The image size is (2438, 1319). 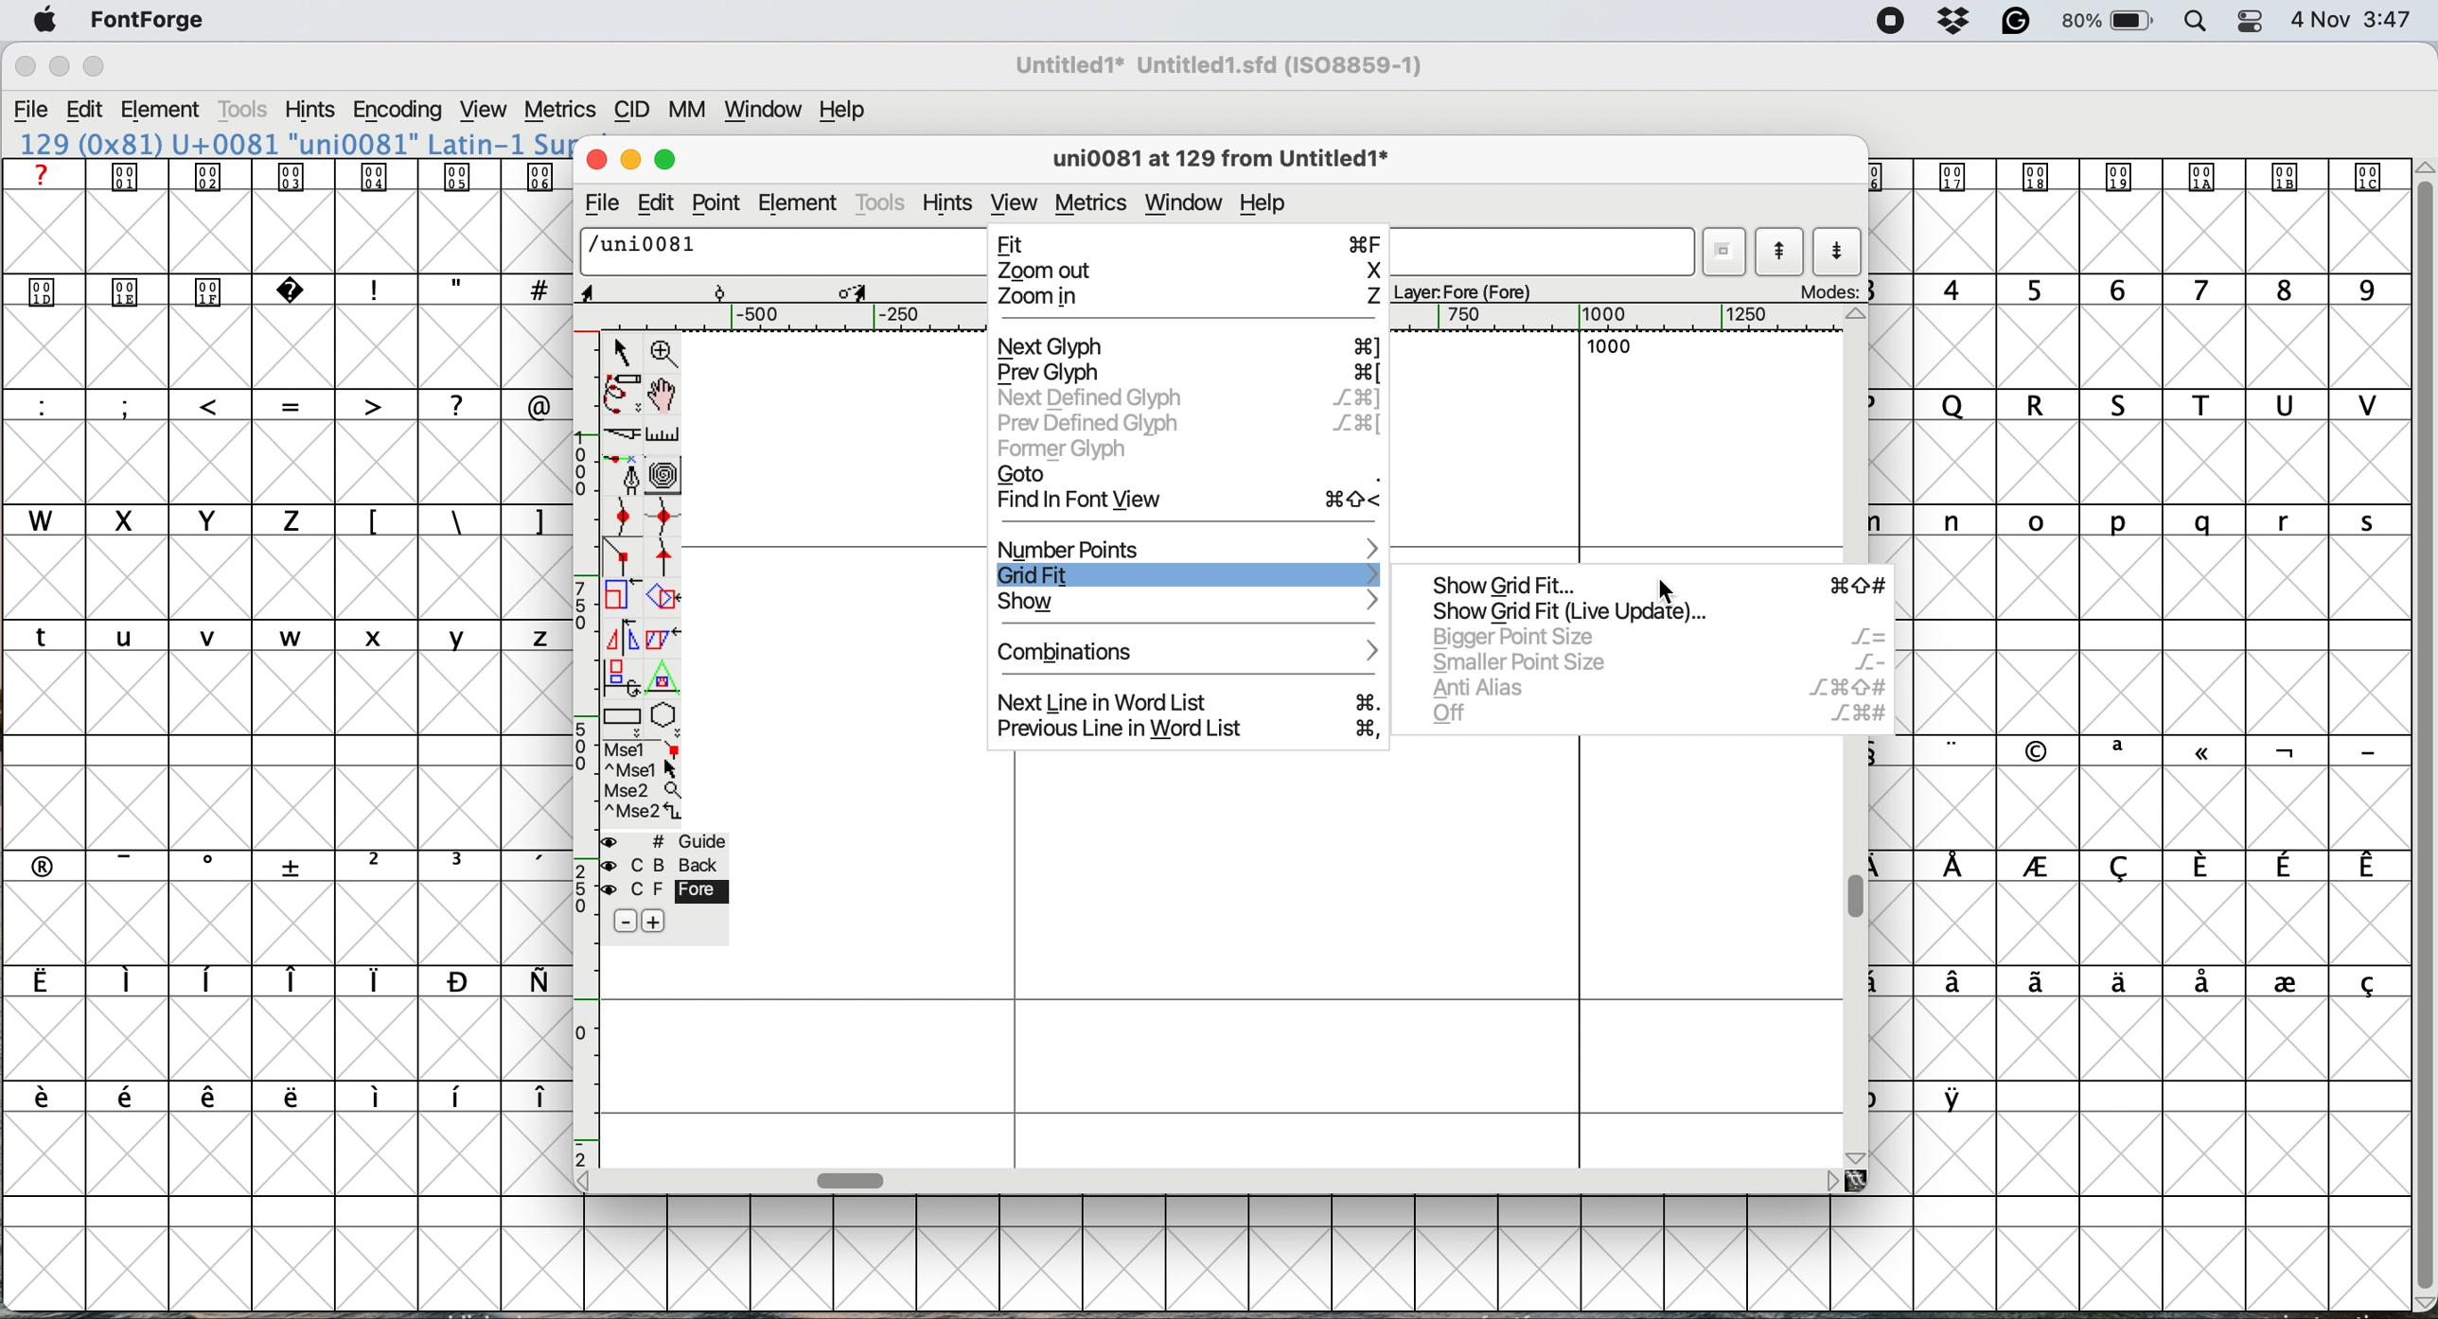 I want to click on 1000, so click(x=1609, y=347).